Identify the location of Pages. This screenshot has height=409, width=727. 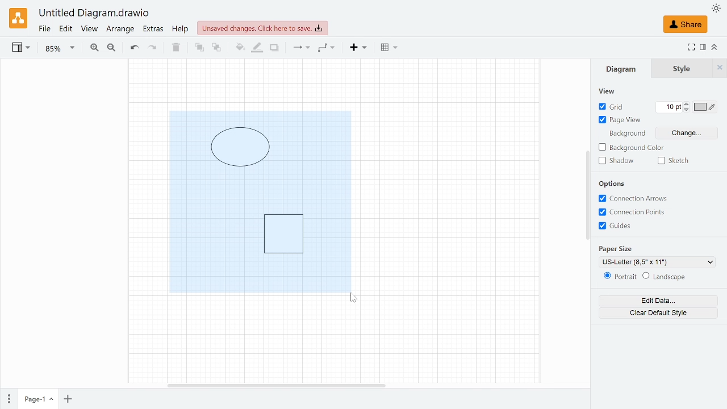
(8, 398).